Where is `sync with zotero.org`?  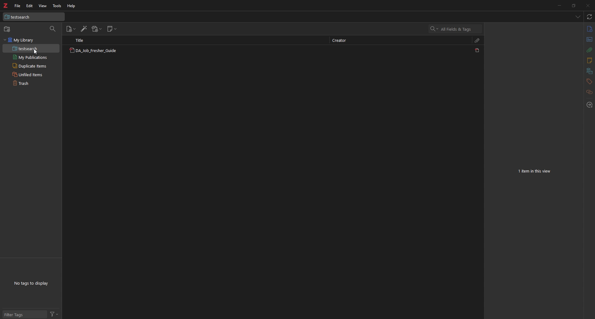 sync with zotero.org is located at coordinates (590, 16).